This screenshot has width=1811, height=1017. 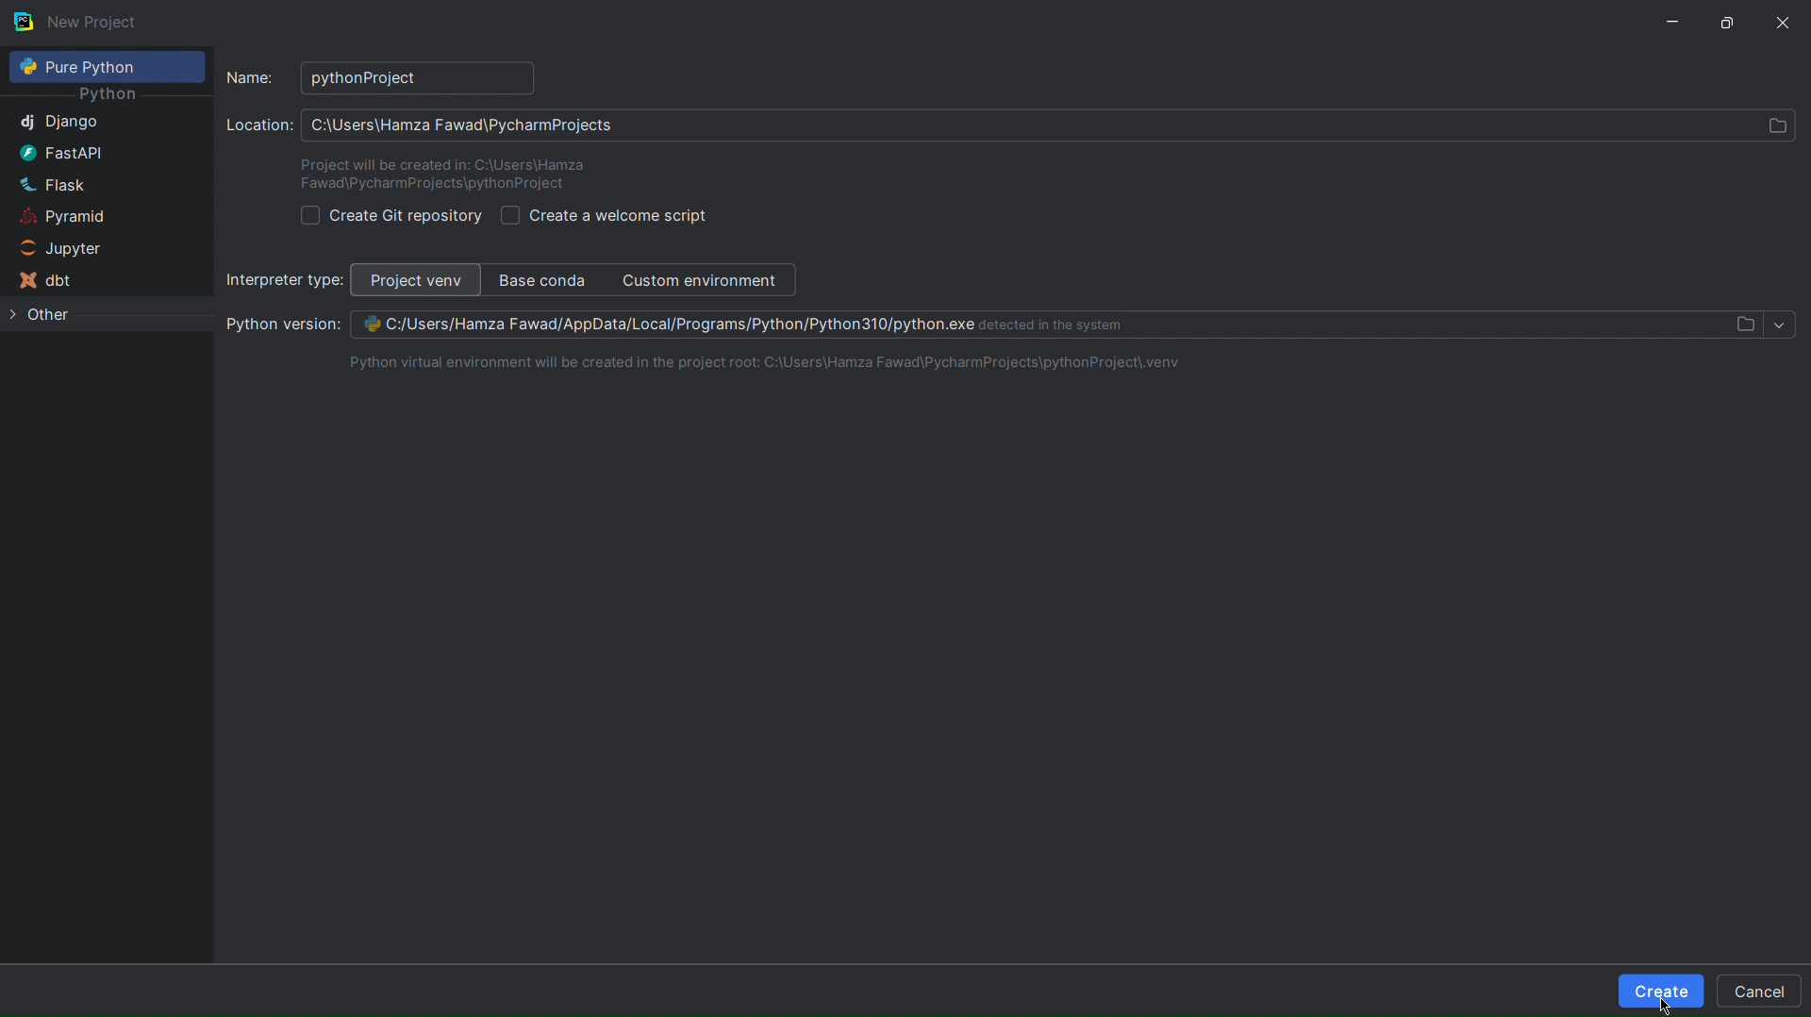 What do you see at coordinates (111, 93) in the screenshot?
I see `python` at bounding box center [111, 93].